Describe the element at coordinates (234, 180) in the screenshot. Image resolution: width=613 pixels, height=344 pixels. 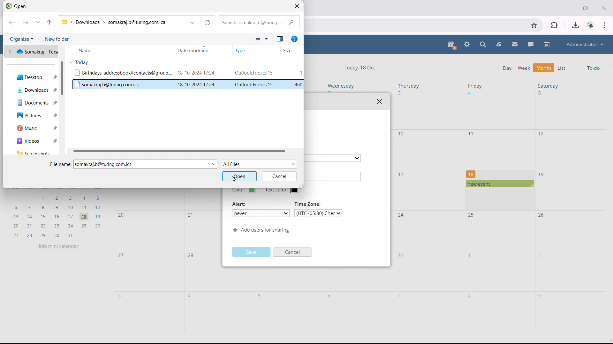
I see `Cursor` at that location.